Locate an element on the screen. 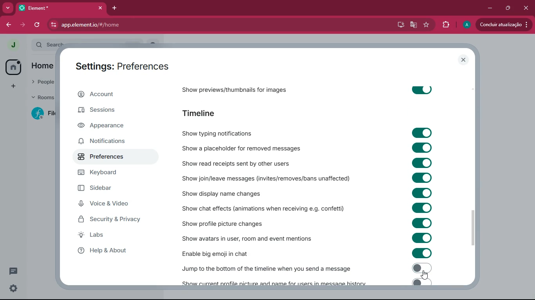  element* is located at coordinates (51, 8).